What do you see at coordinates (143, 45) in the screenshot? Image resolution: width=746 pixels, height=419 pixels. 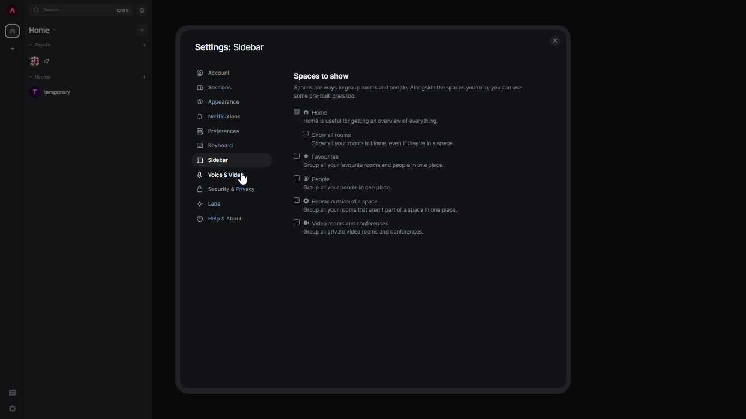 I see `add` at bounding box center [143, 45].